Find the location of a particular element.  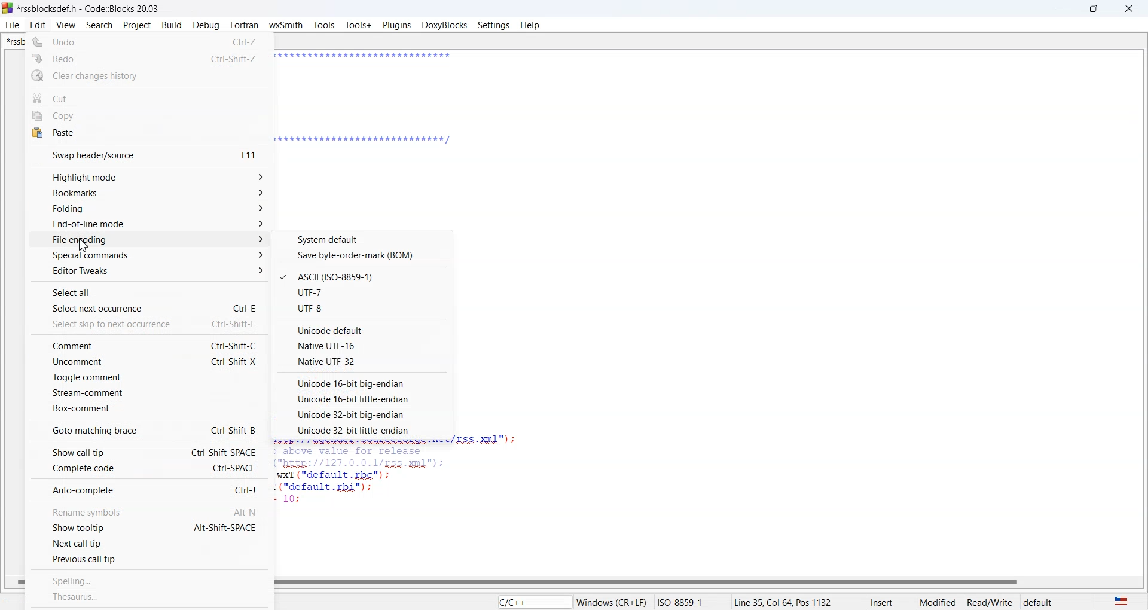

Code language indicator is located at coordinates (533, 601).